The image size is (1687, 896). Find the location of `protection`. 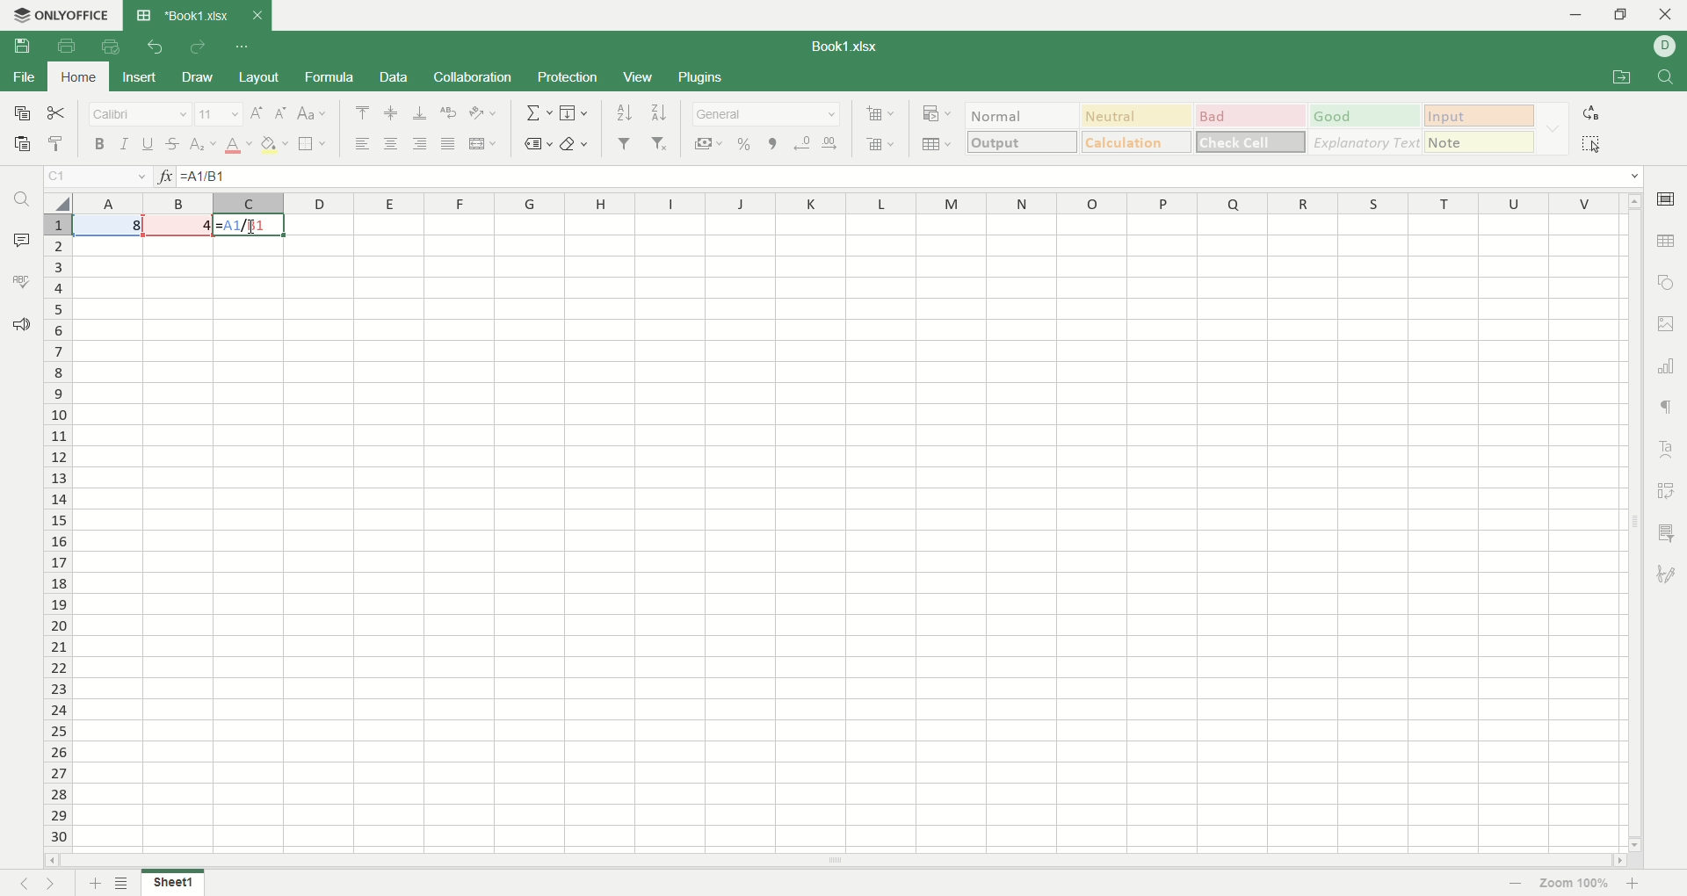

protection is located at coordinates (568, 79).